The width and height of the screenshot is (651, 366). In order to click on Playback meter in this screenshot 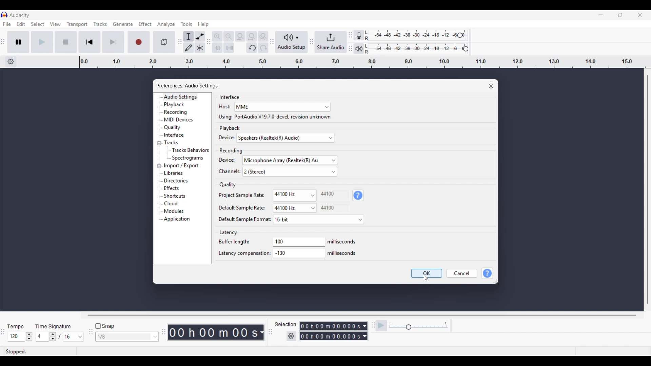, I will do `click(362, 48)`.